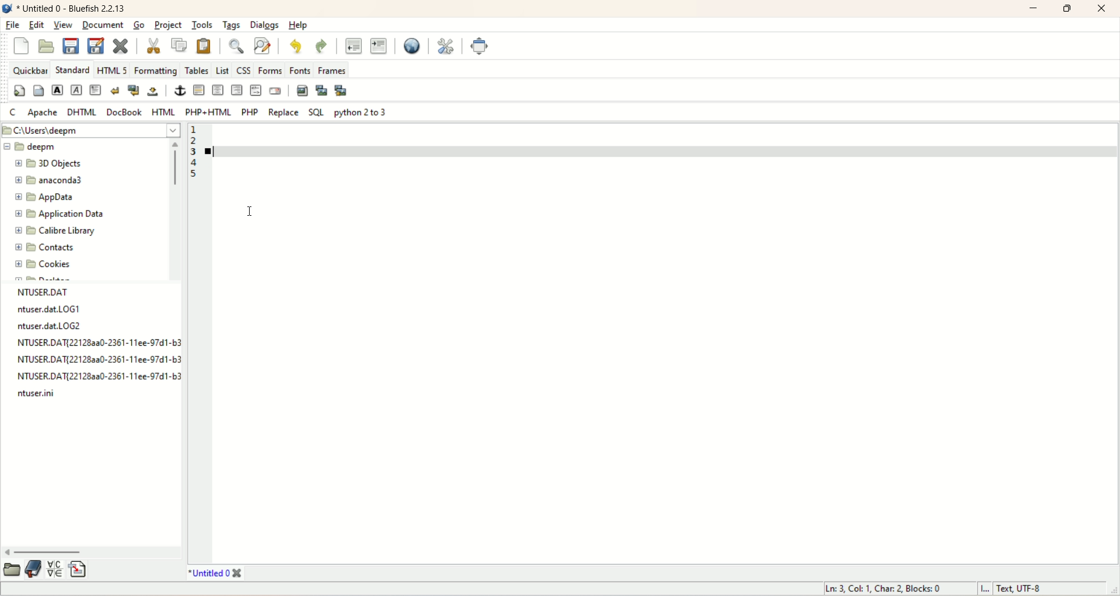 The image size is (1120, 596). What do you see at coordinates (218, 90) in the screenshot?
I see `center` at bounding box center [218, 90].